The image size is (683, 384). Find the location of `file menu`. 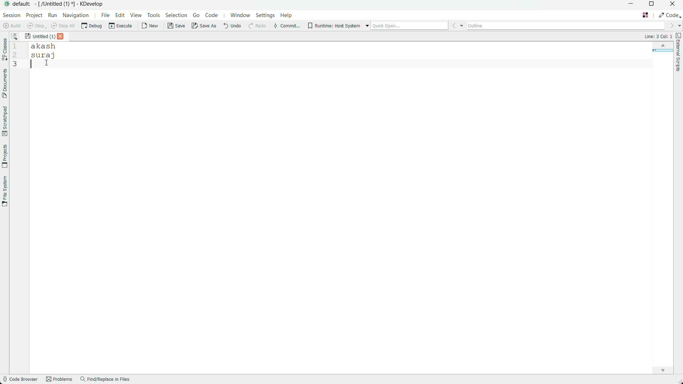

file menu is located at coordinates (105, 16).